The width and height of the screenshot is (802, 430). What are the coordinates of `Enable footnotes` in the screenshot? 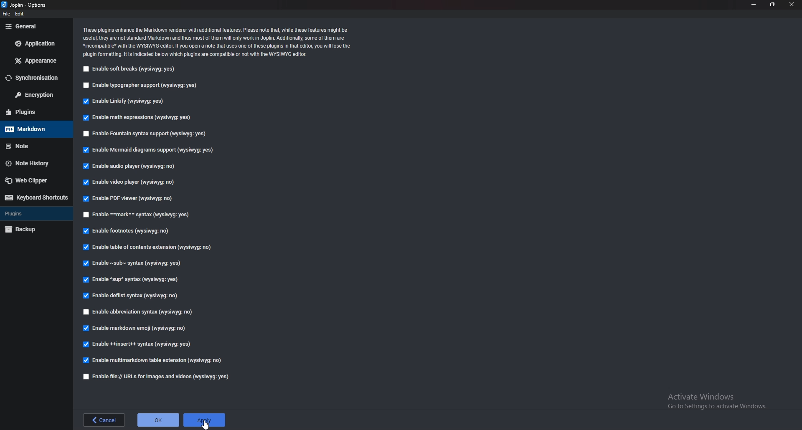 It's located at (129, 230).